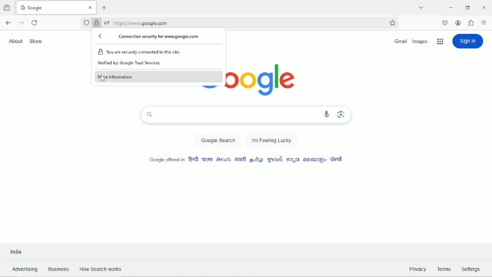 The image size is (492, 277). I want to click on Gmail, so click(401, 42).